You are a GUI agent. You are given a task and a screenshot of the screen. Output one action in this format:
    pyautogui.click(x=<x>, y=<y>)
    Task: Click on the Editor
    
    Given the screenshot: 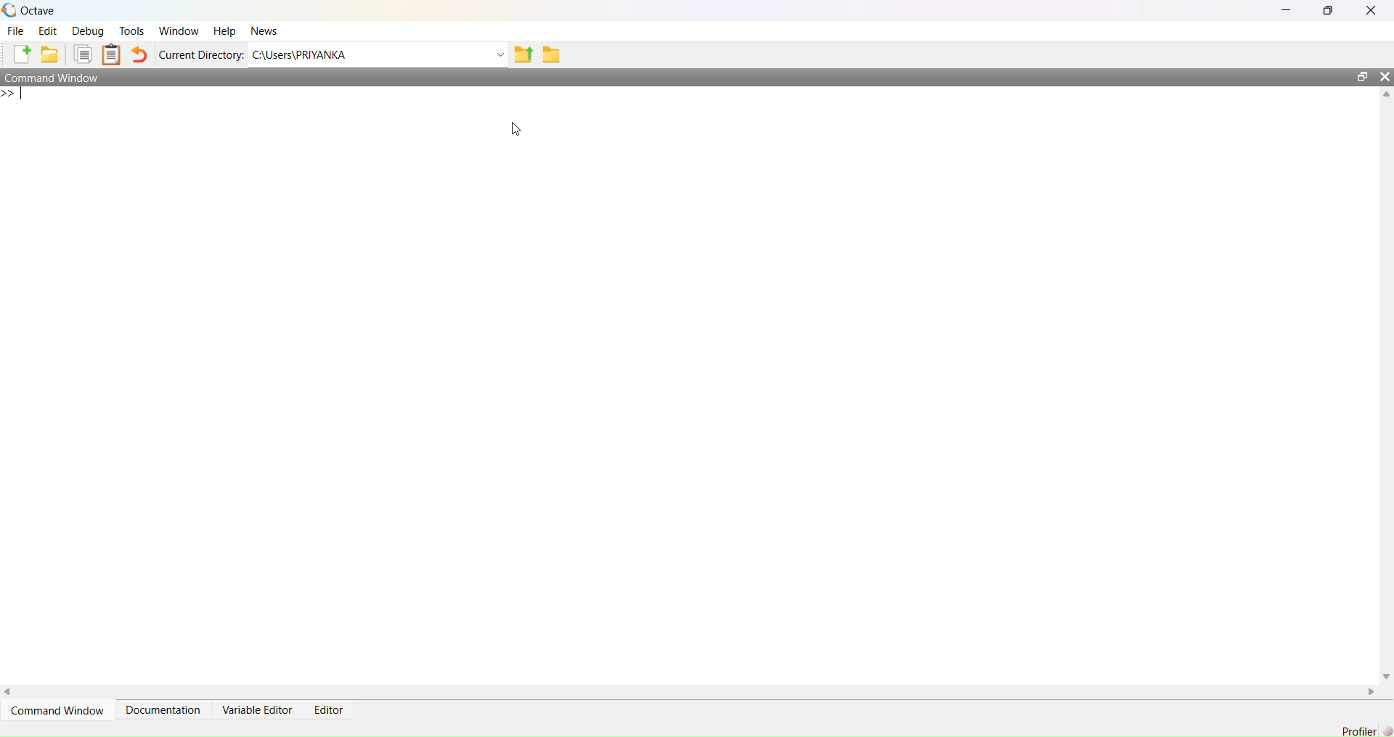 What is the action you would take?
    pyautogui.click(x=329, y=709)
    